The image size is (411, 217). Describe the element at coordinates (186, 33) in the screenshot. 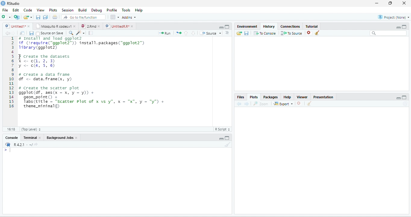

I see `Go to previous section/chunk` at that location.